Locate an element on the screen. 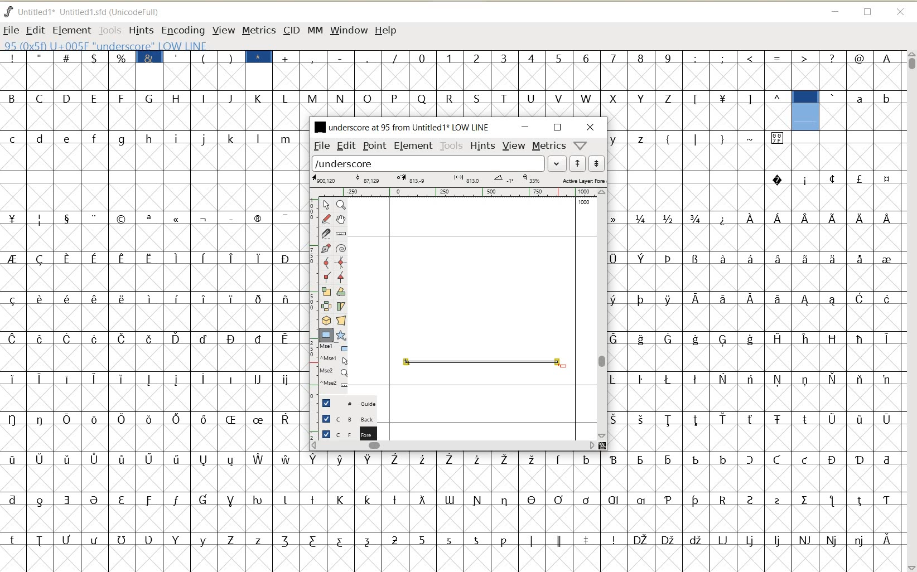 Image resolution: width=917 pixels, height=572 pixels. perform a perspective transformation on the selection is located at coordinates (341, 321).